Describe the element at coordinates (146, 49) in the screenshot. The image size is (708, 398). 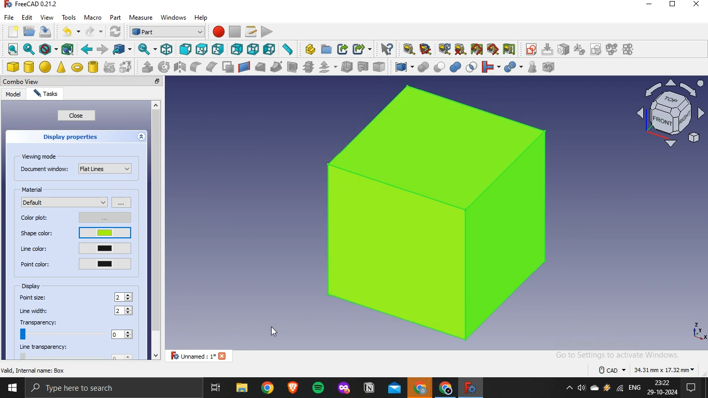
I see `sync view` at that location.